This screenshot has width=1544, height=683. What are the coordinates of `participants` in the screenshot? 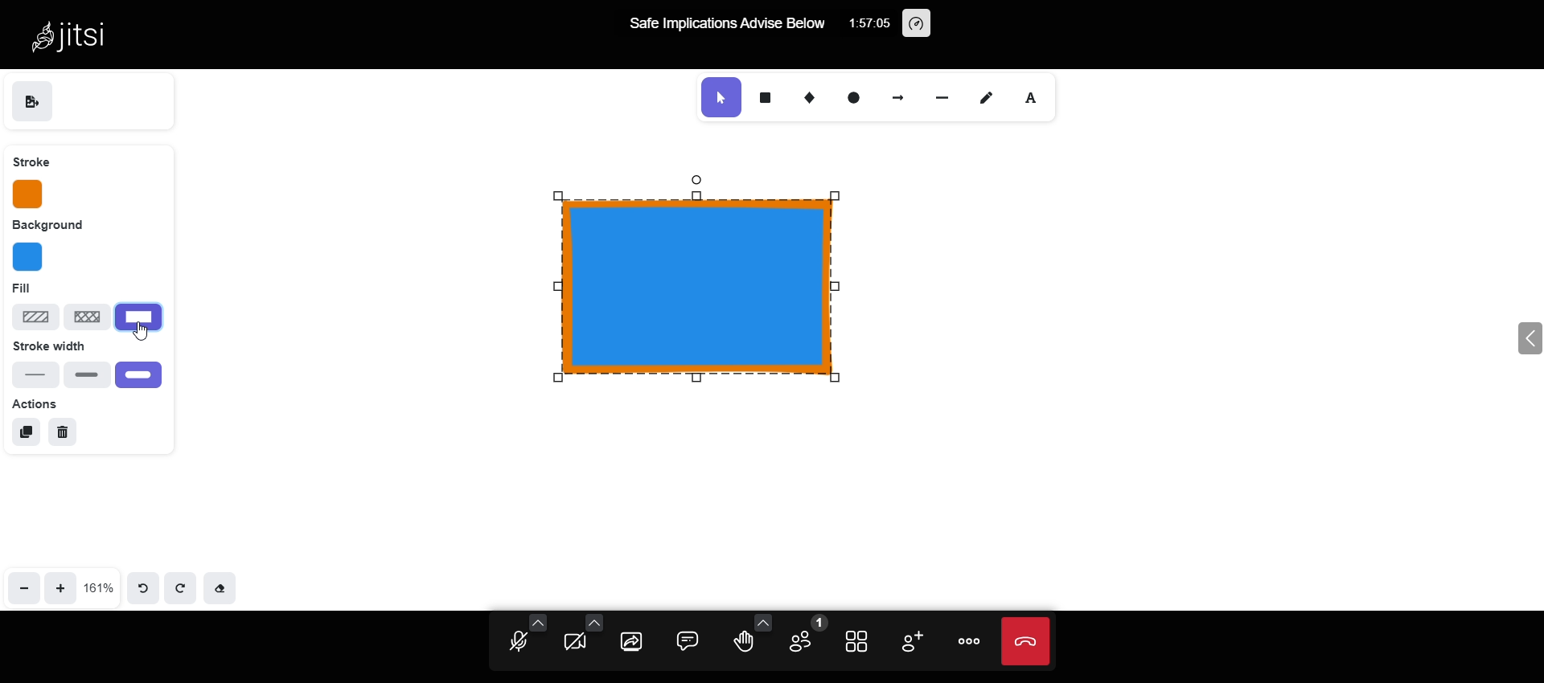 It's located at (805, 635).